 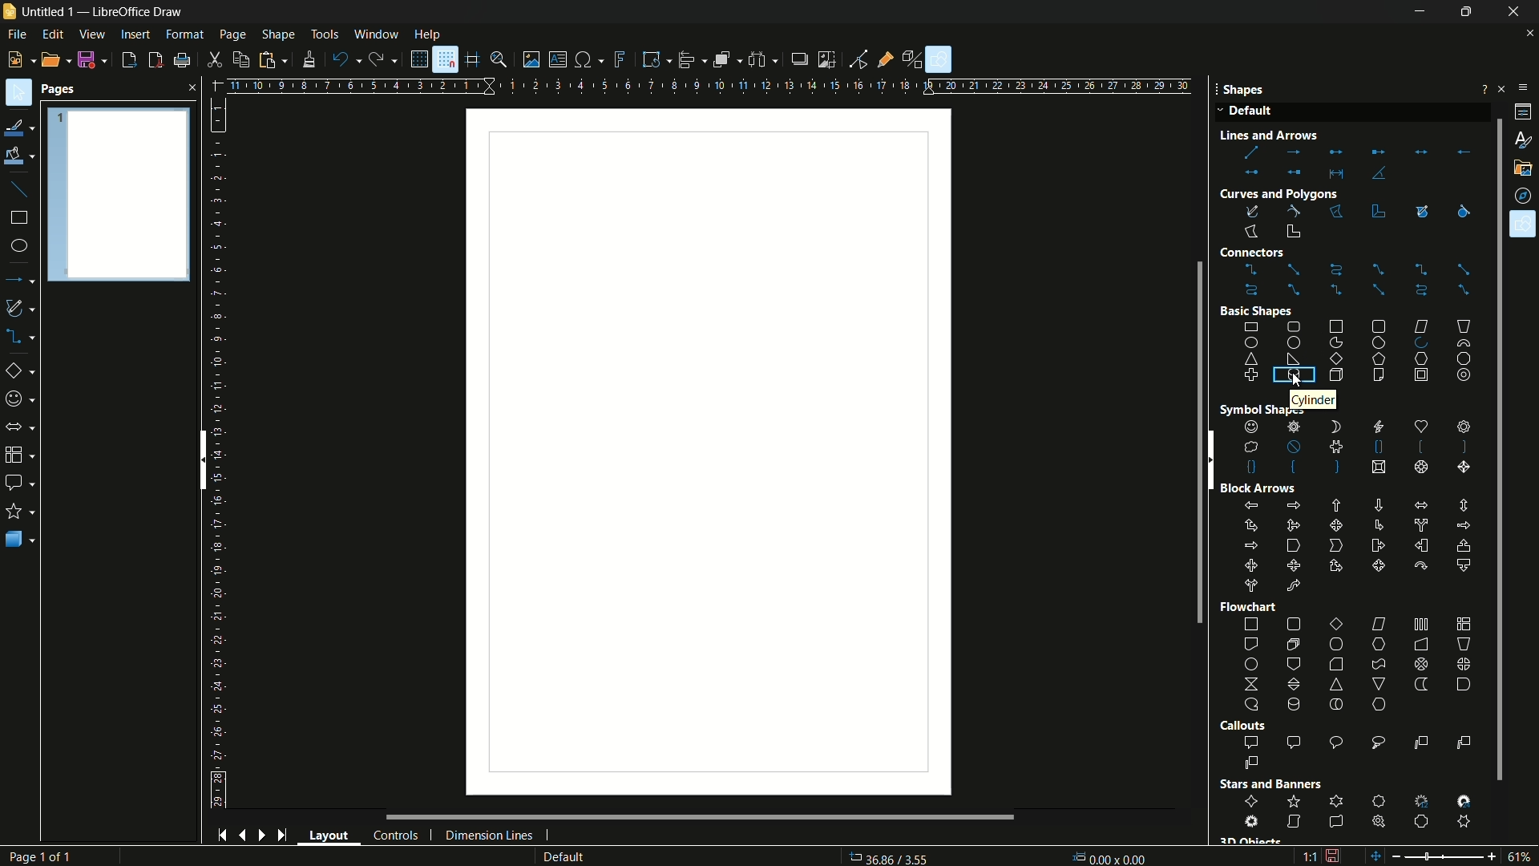 I want to click on length measuring scale, so click(x=222, y=453).